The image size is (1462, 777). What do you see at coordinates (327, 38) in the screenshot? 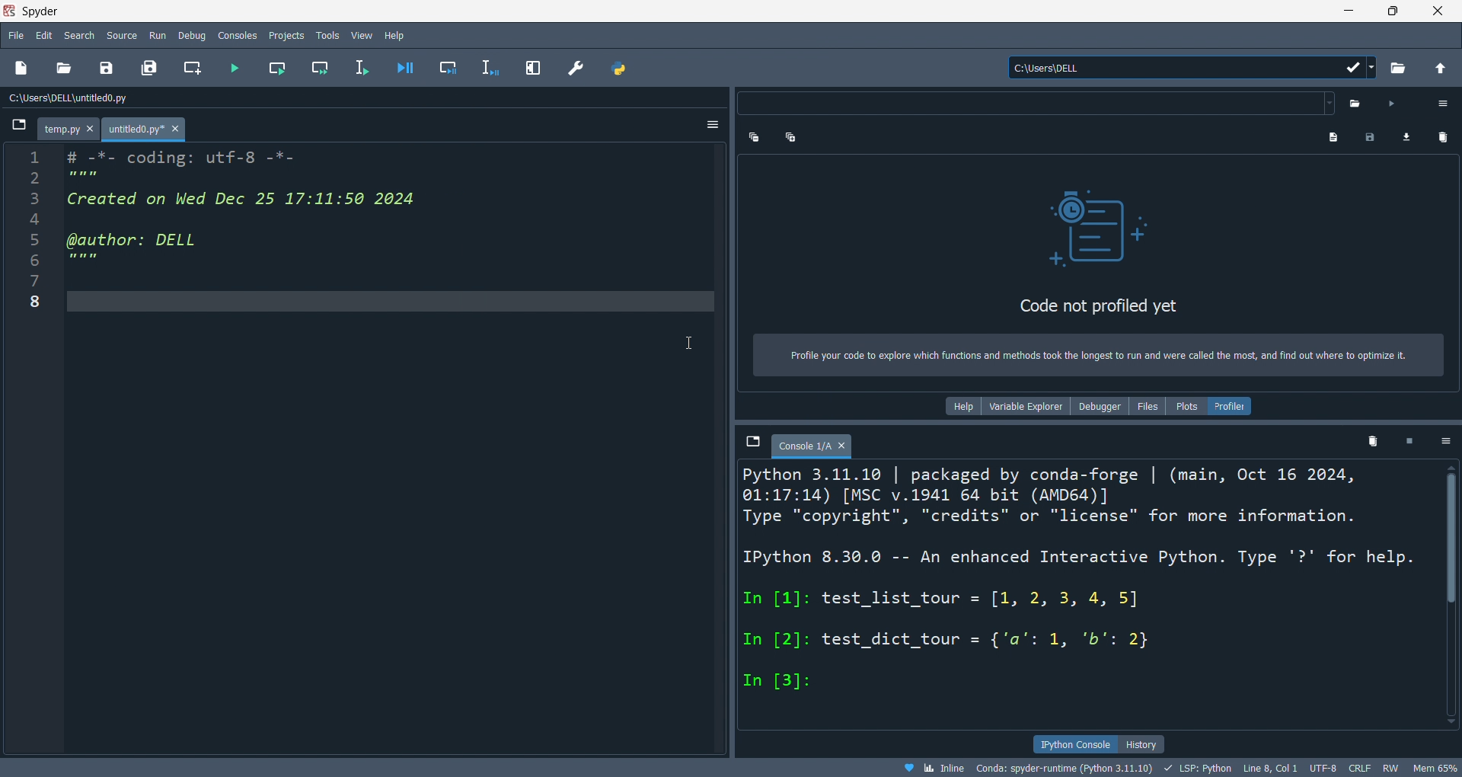
I see `tools` at bounding box center [327, 38].